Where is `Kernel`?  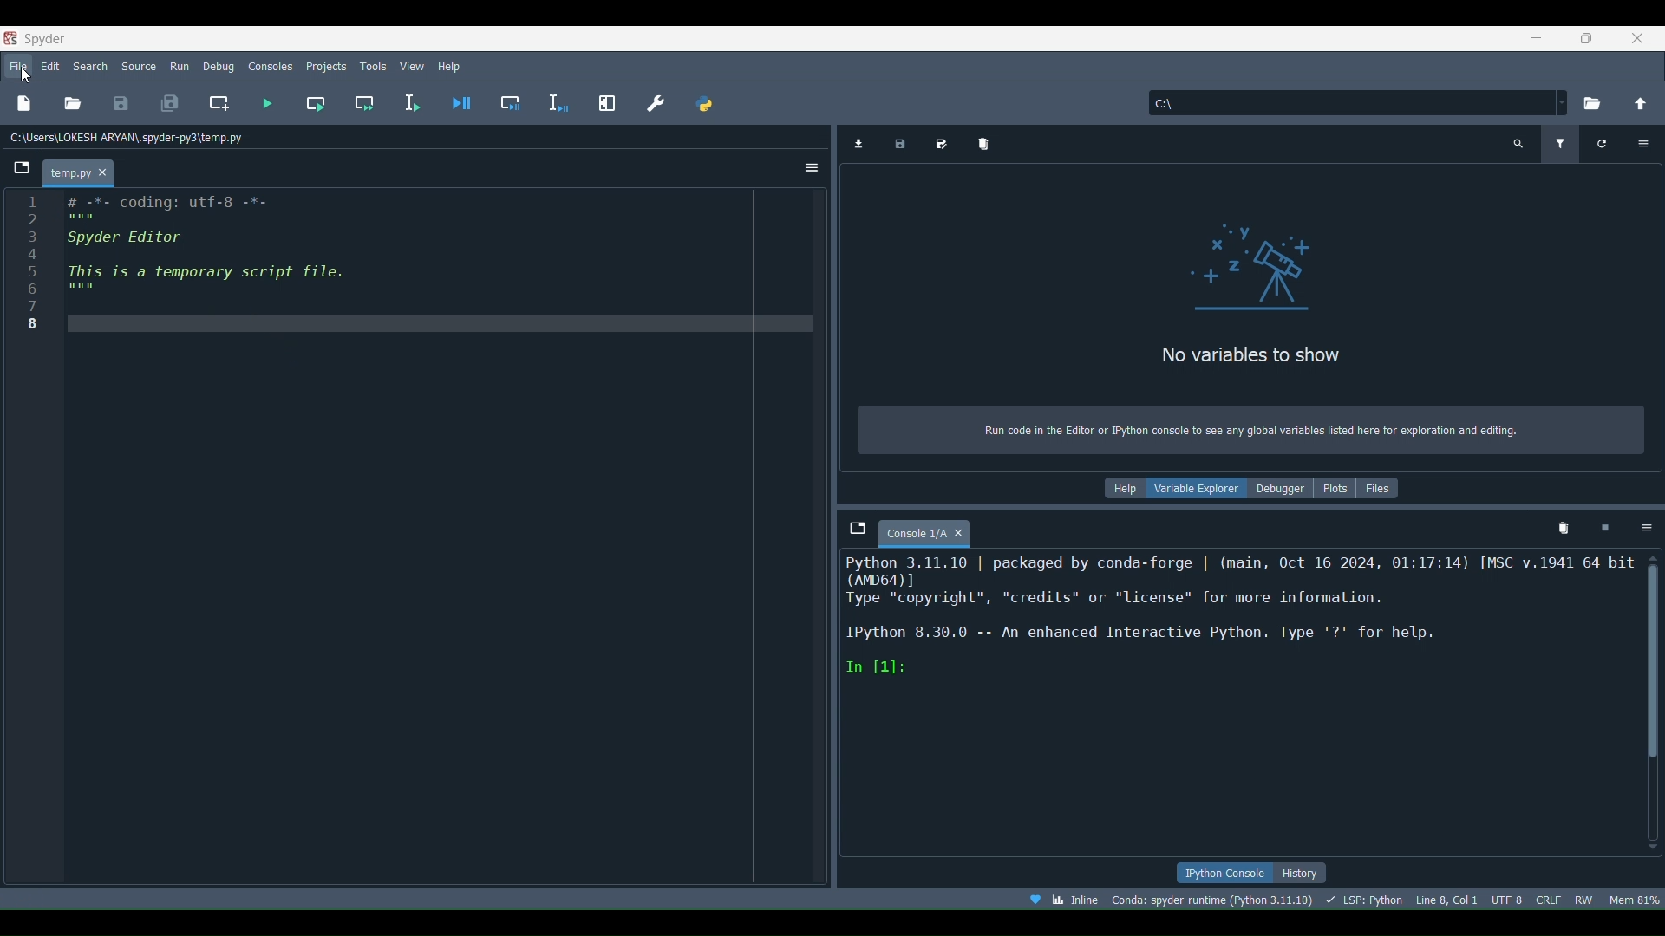 Kernel is located at coordinates (1243, 621).